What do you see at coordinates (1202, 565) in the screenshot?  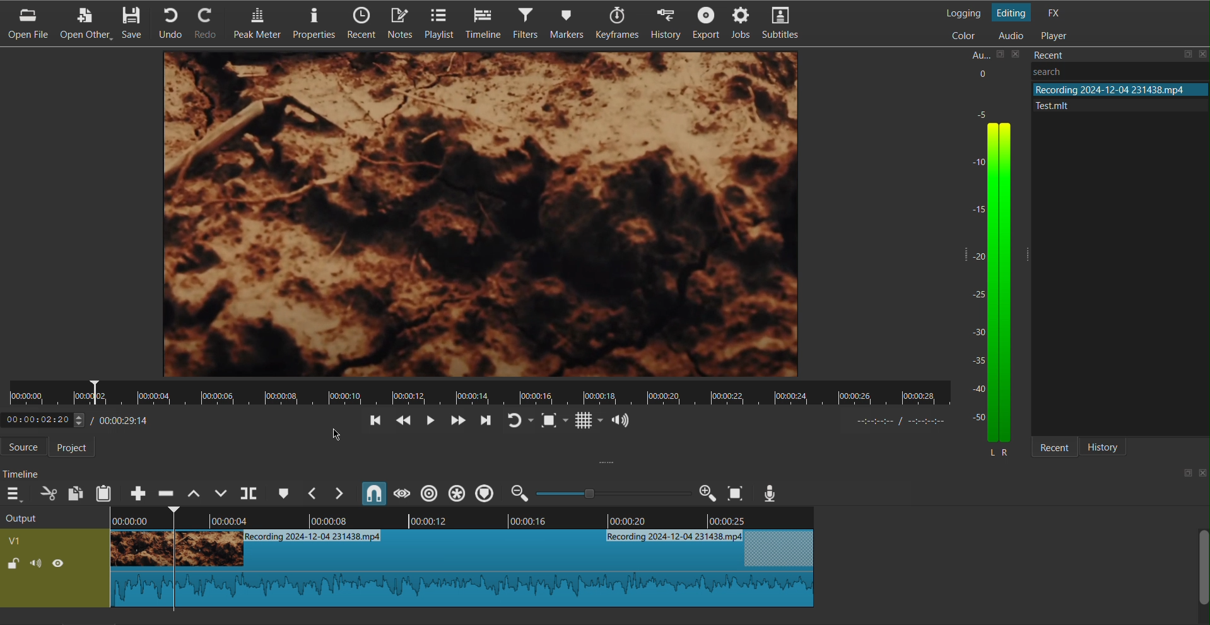 I see `scroll bar` at bounding box center [1202, 565].